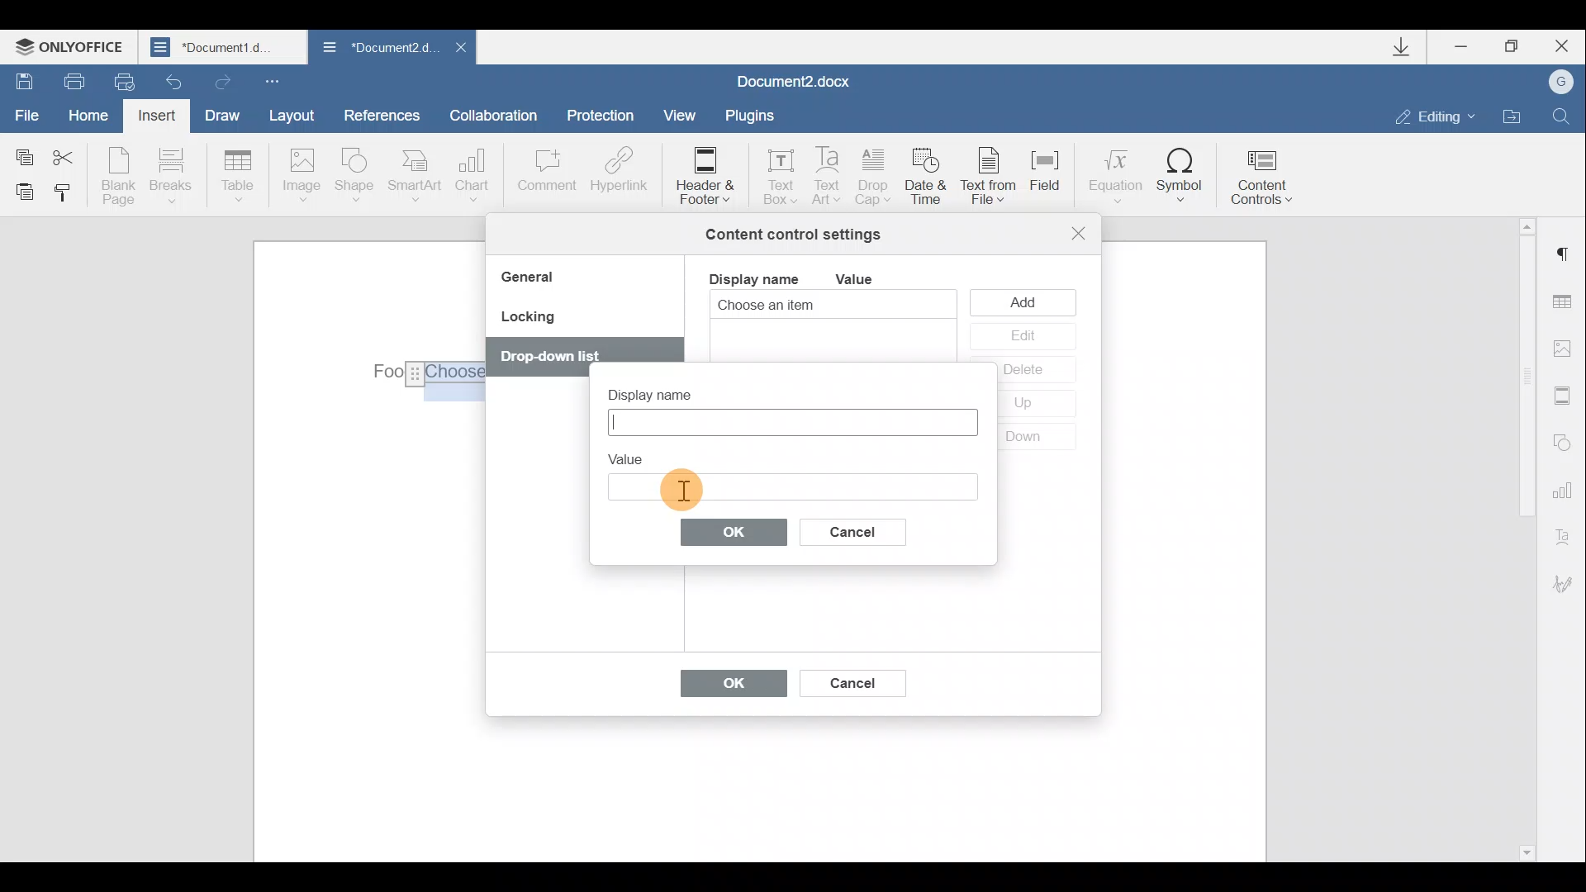 The image size is (1586, 892). Describe the element at coordinates (1114, 173) in the screenshot. I see `Equation` at that location.